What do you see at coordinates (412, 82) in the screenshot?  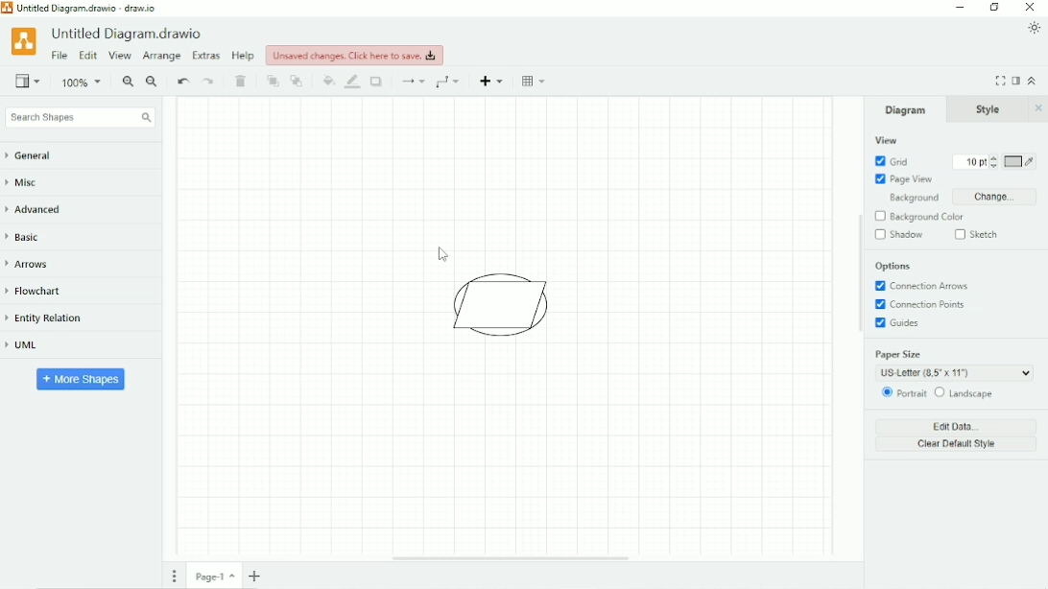 I see `Connection` at bounding box center [412, 82].